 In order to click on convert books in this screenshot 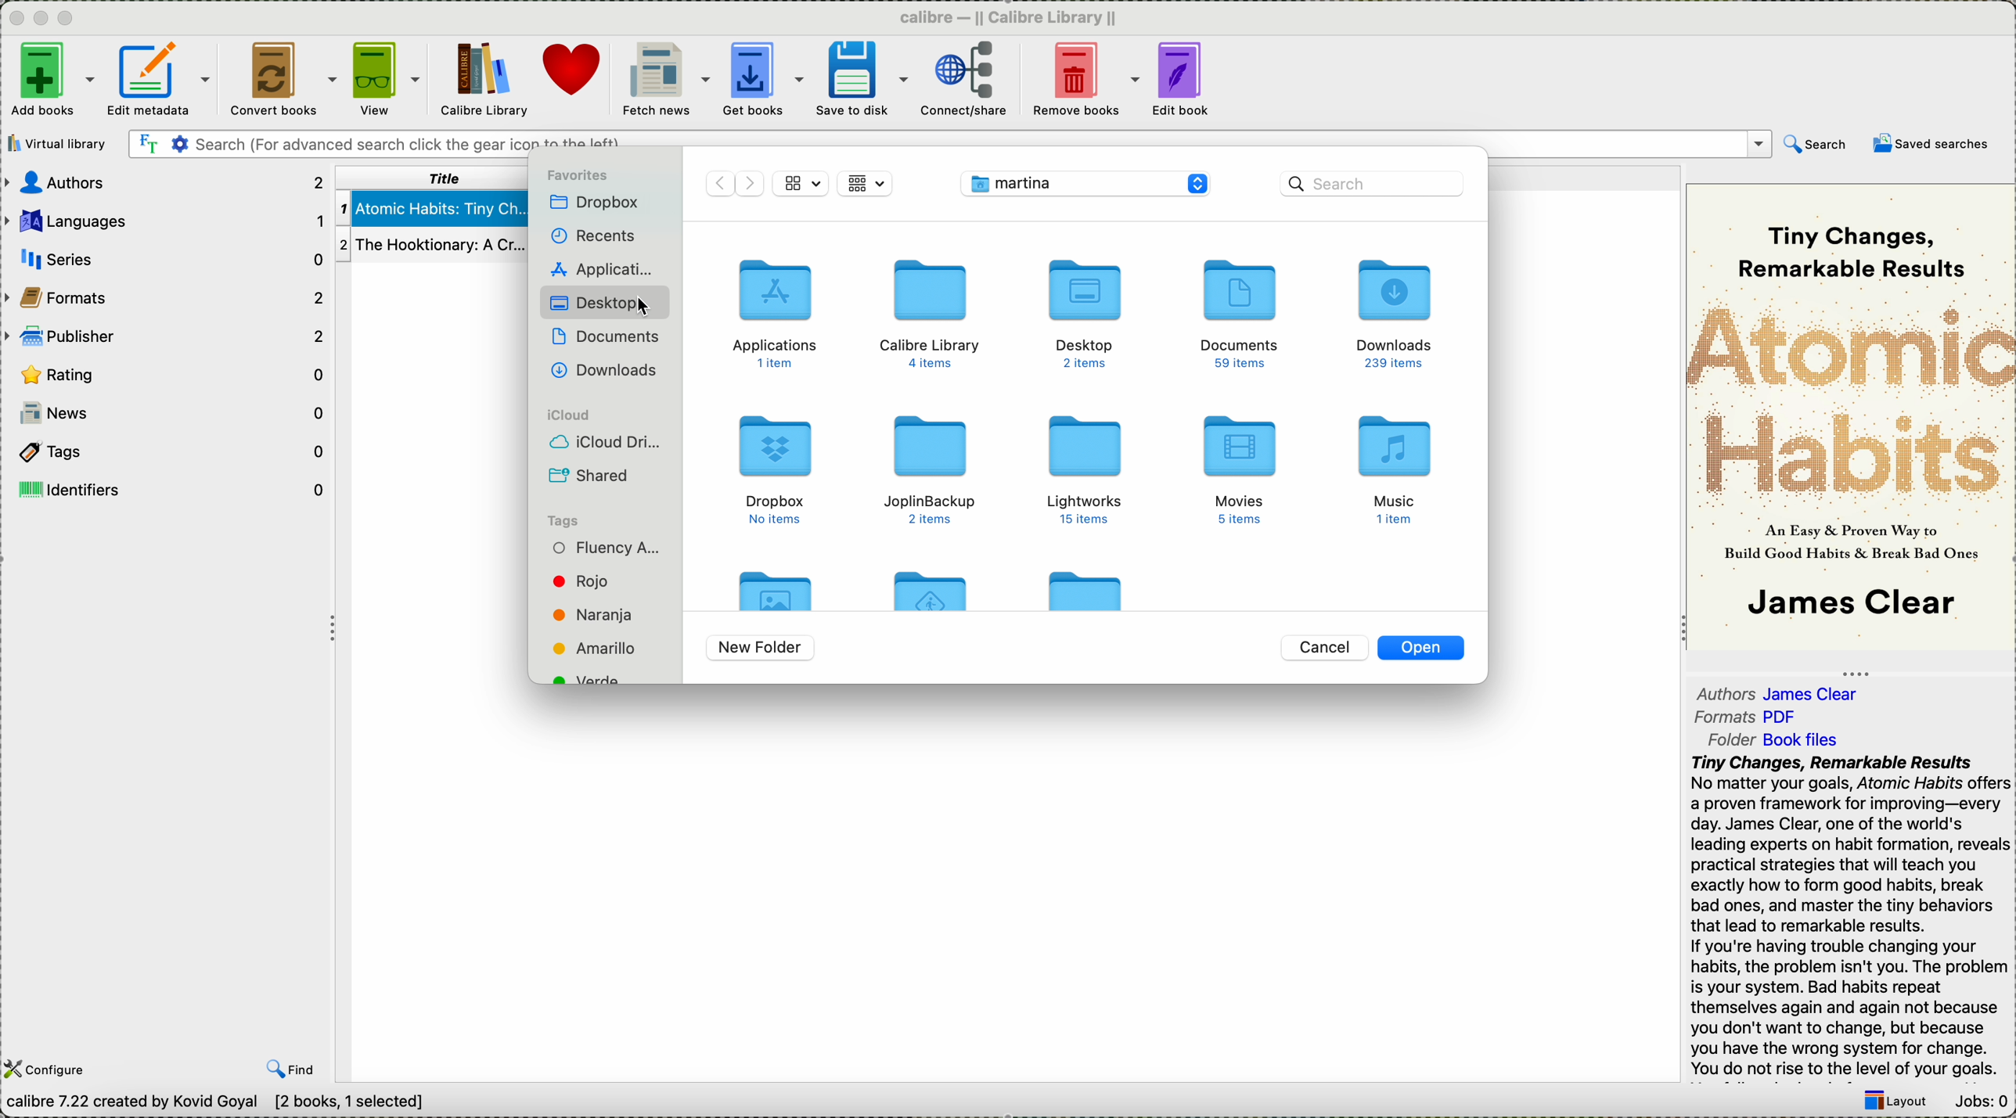, I will do `click(281, 76)`.